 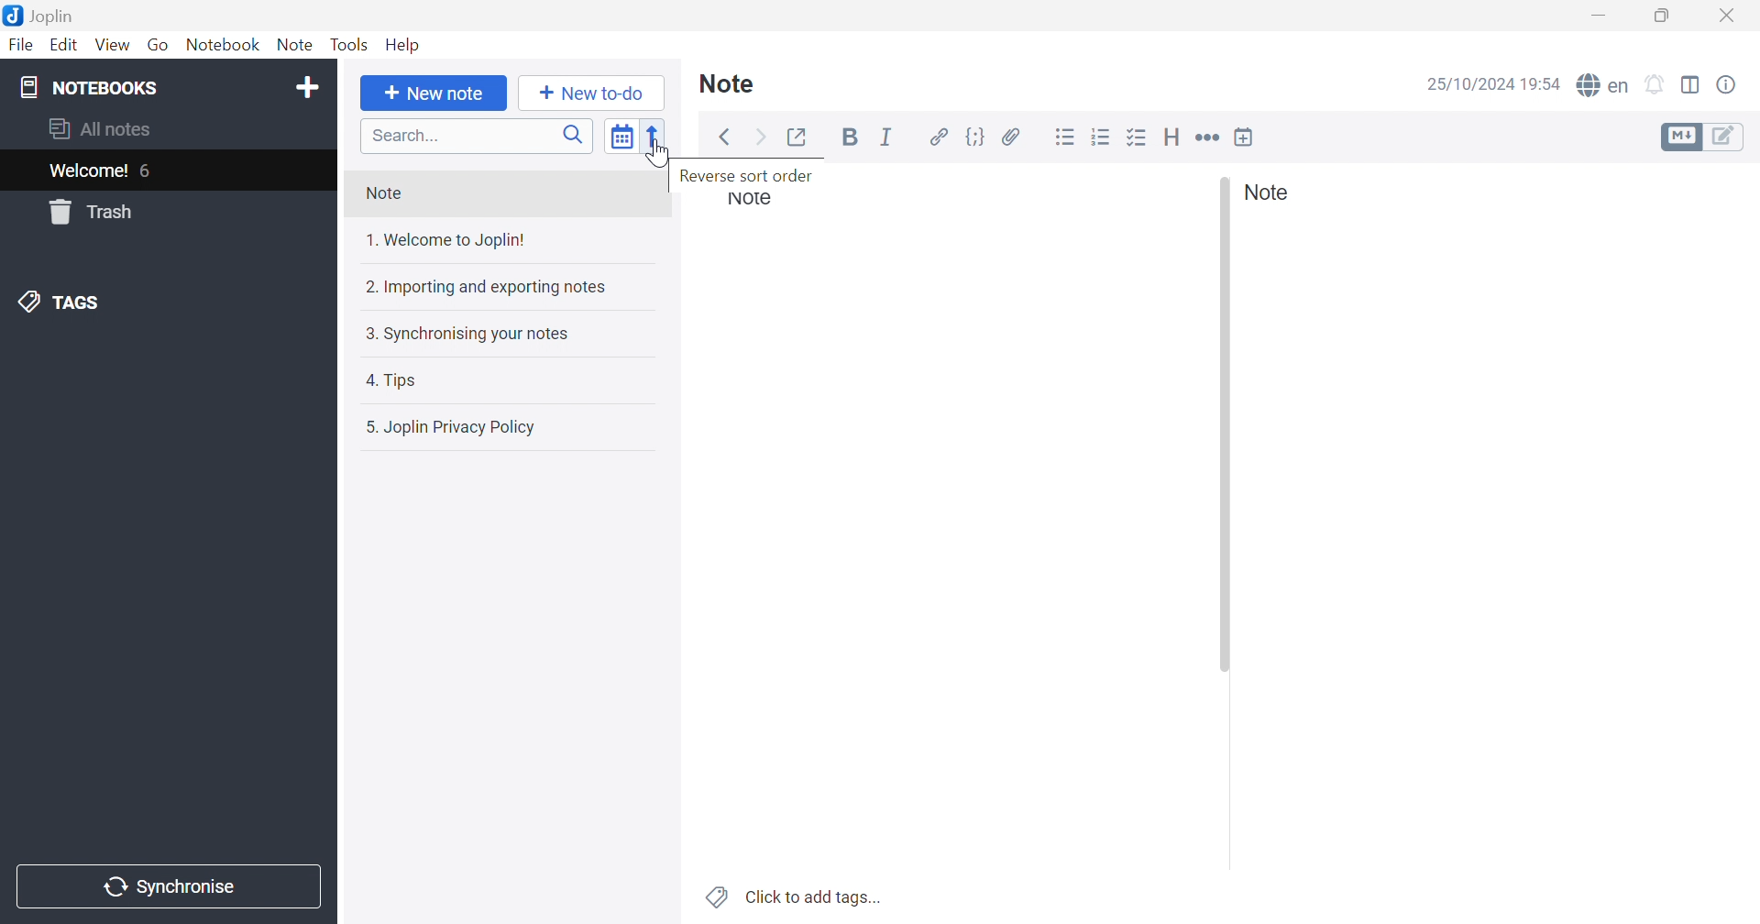 What do you see at coordinates (815, 896) in the screenshot?
I see `Click to add tags...` at bounding box center [815, 896].